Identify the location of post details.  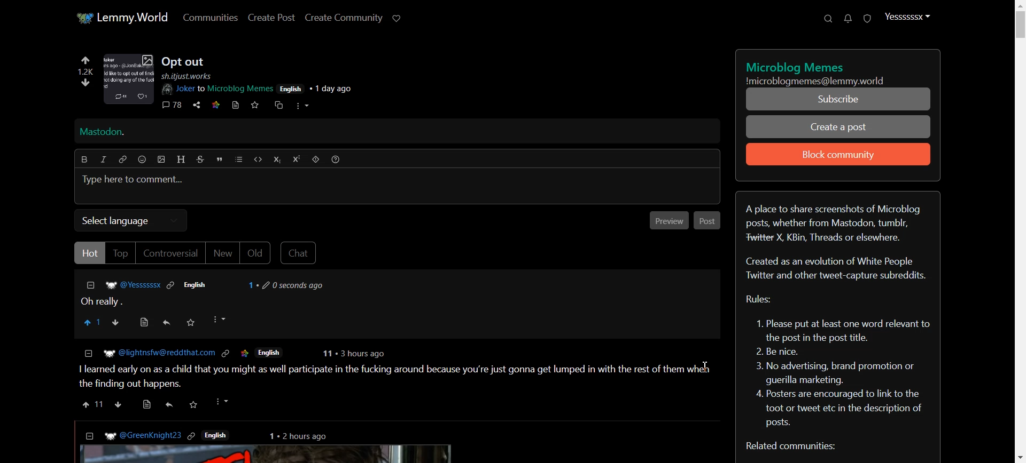
(268, 82).